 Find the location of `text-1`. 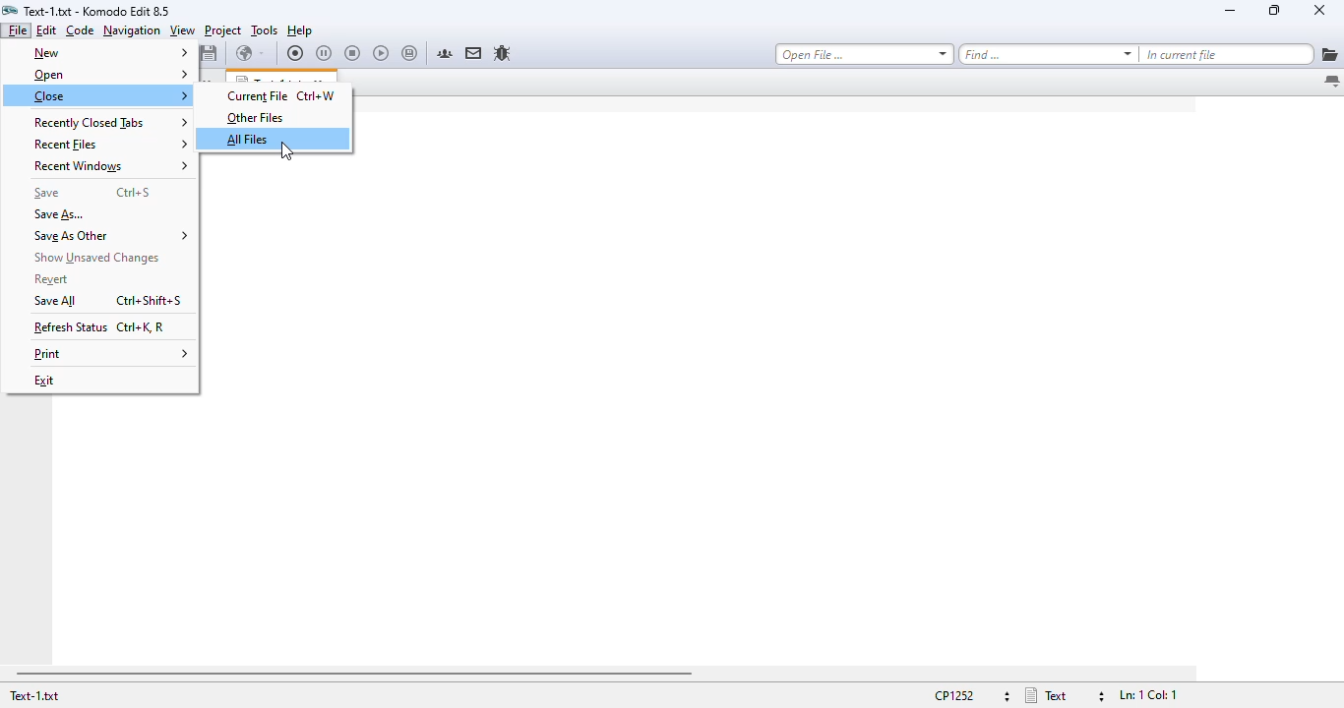

text-1 is located at coordinates (97, 11).